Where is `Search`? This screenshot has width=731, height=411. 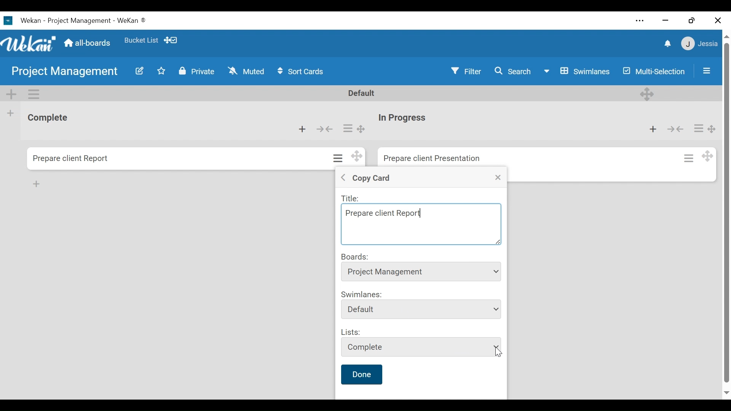
Search is located at coordinates (513, 70).